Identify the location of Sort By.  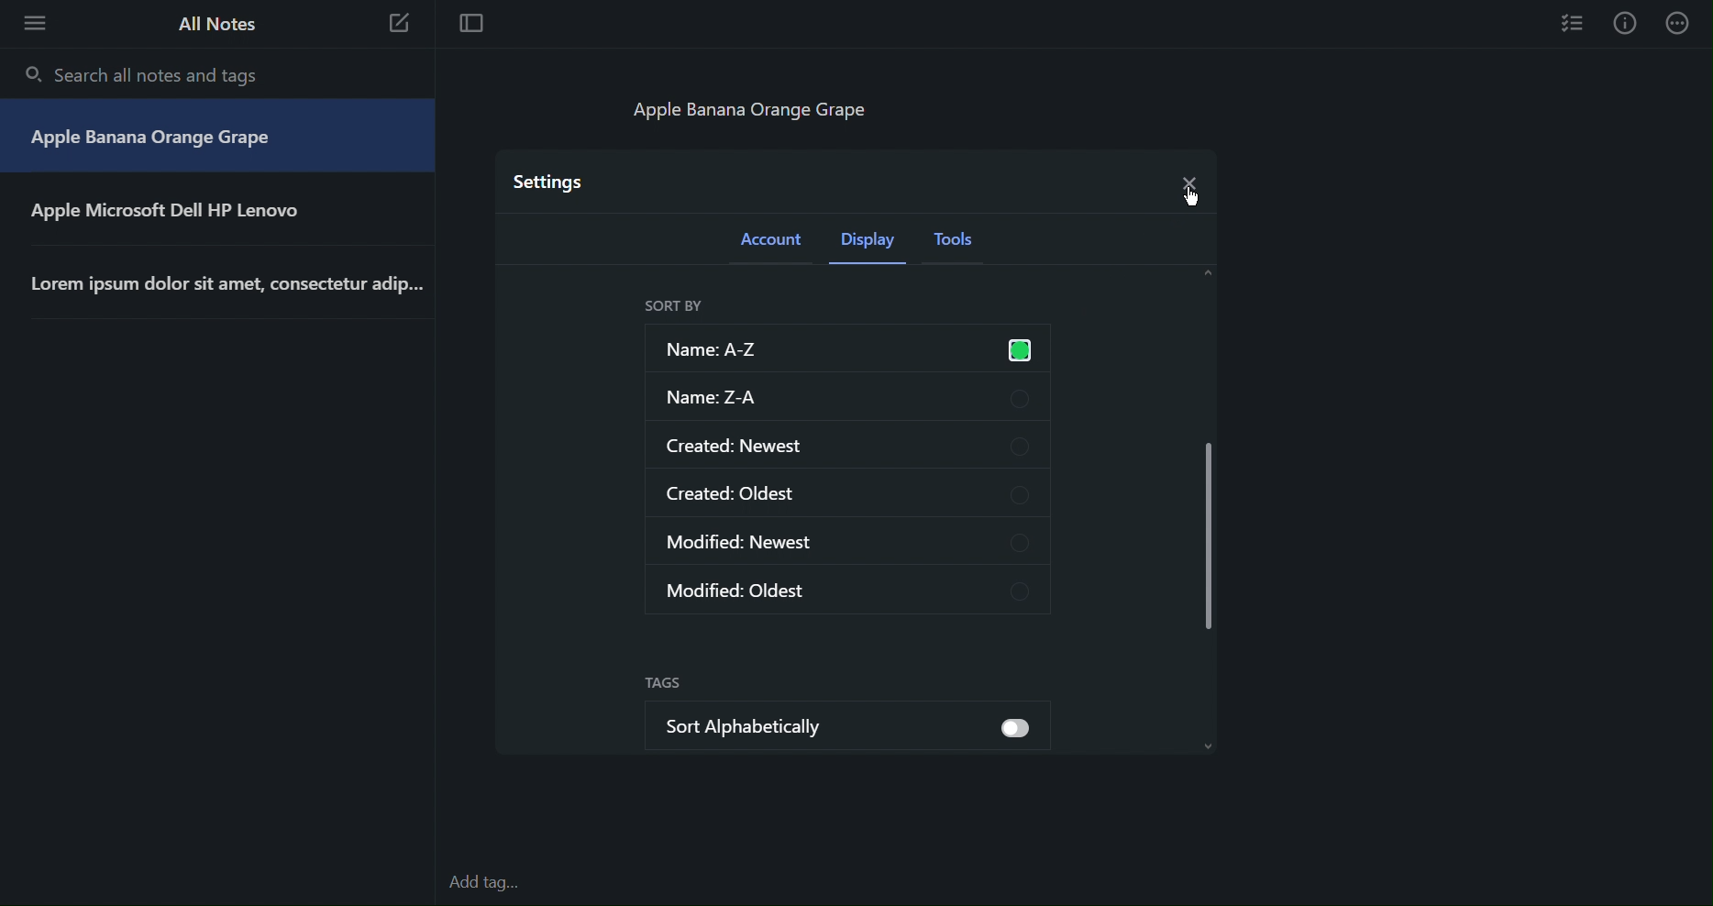
(673, 306).